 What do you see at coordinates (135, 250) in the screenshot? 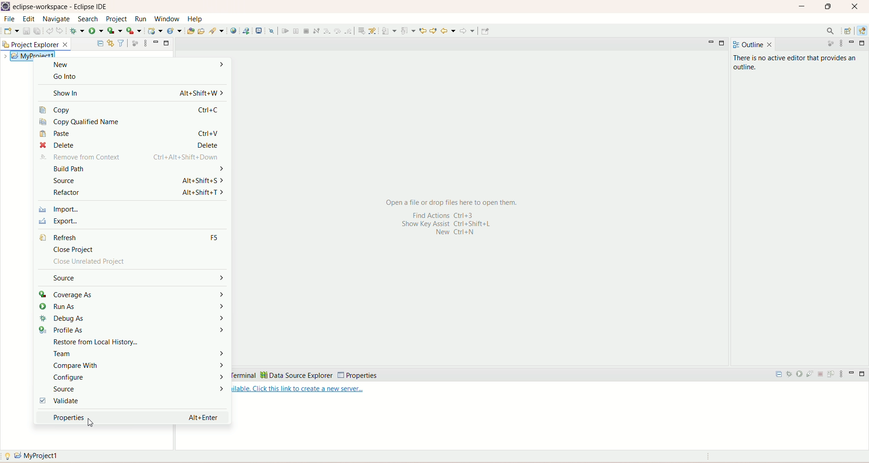
I see `close project` at bounding box center [135, 250].